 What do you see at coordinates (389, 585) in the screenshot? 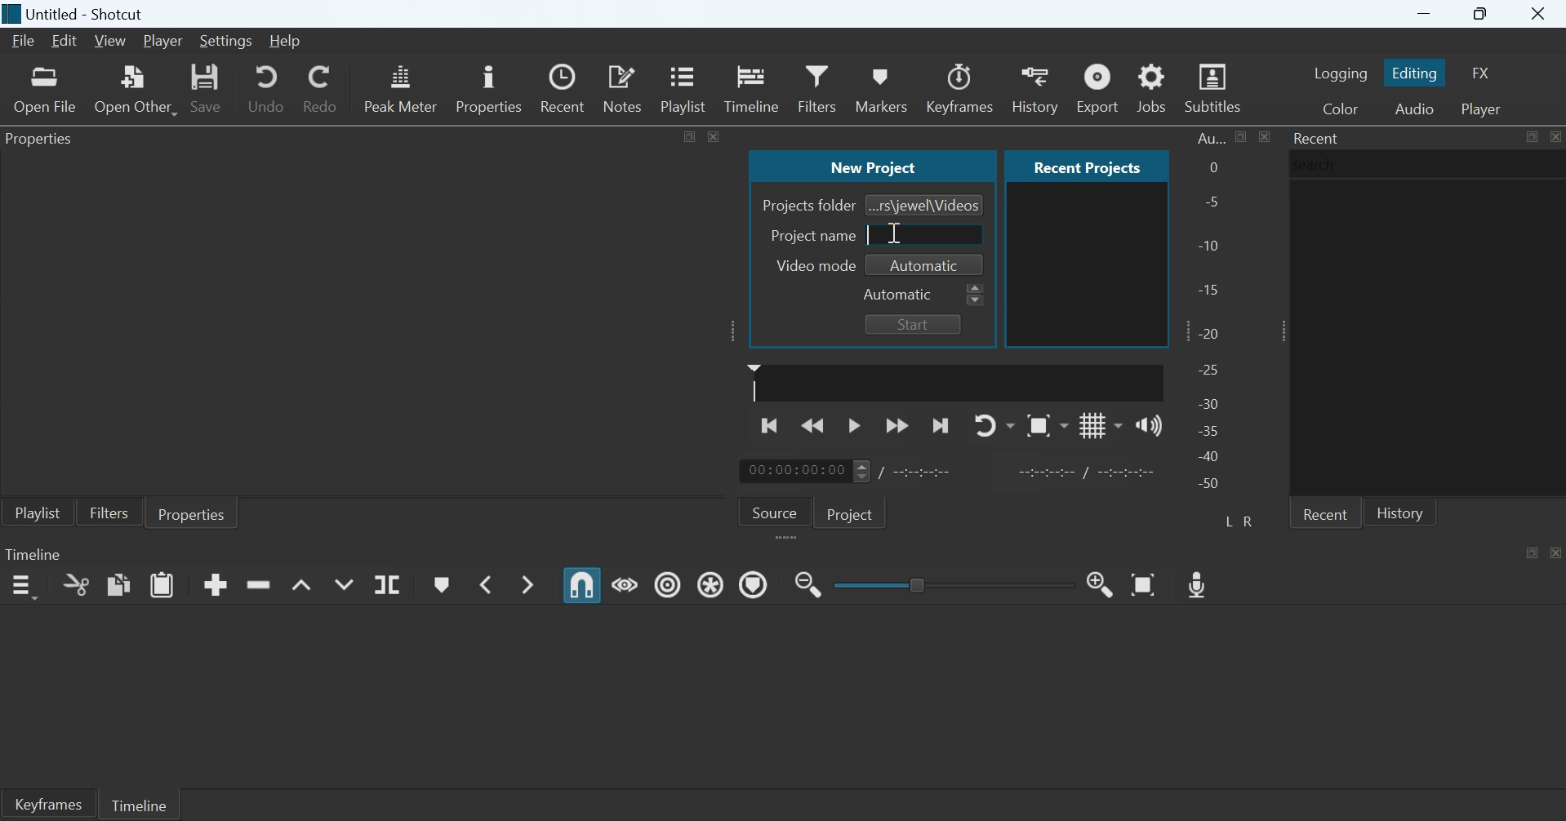
I see `Split at payhead` at bounding box center [389, 585].